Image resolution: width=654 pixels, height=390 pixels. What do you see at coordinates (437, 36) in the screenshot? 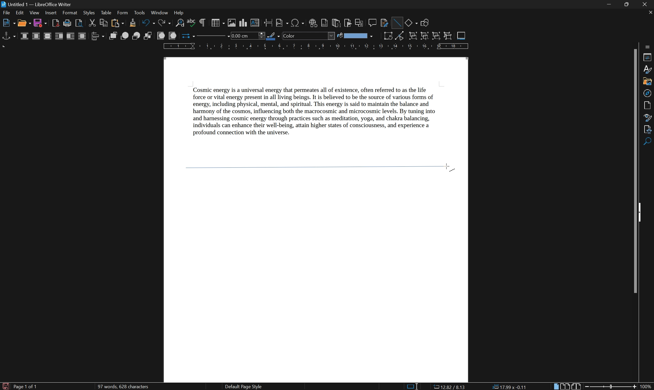
I see `exit group` at bounding box center [437, 36].